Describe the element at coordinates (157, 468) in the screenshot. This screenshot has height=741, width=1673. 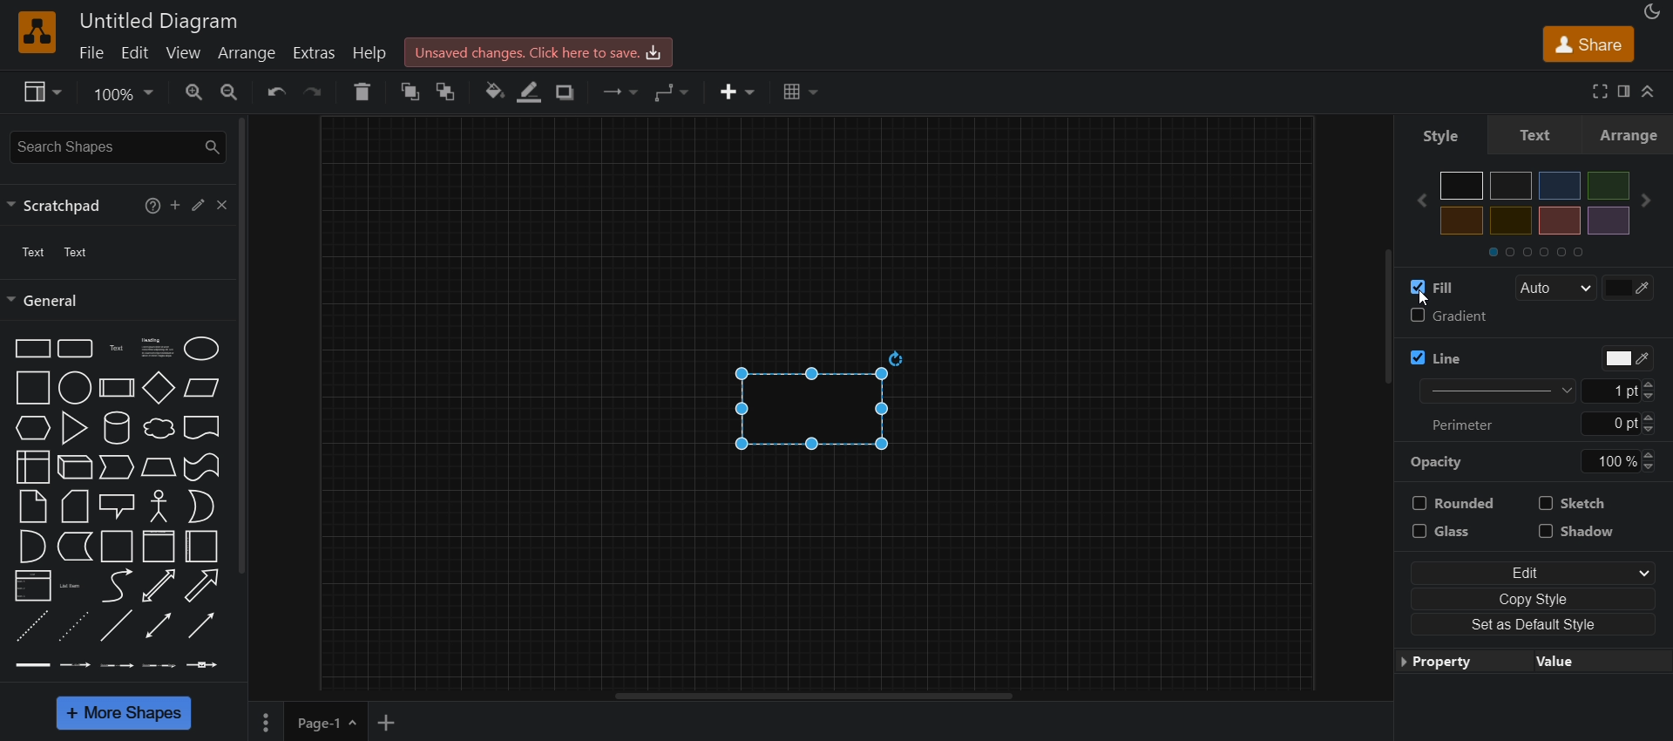
I see `trapezoid` at that location.